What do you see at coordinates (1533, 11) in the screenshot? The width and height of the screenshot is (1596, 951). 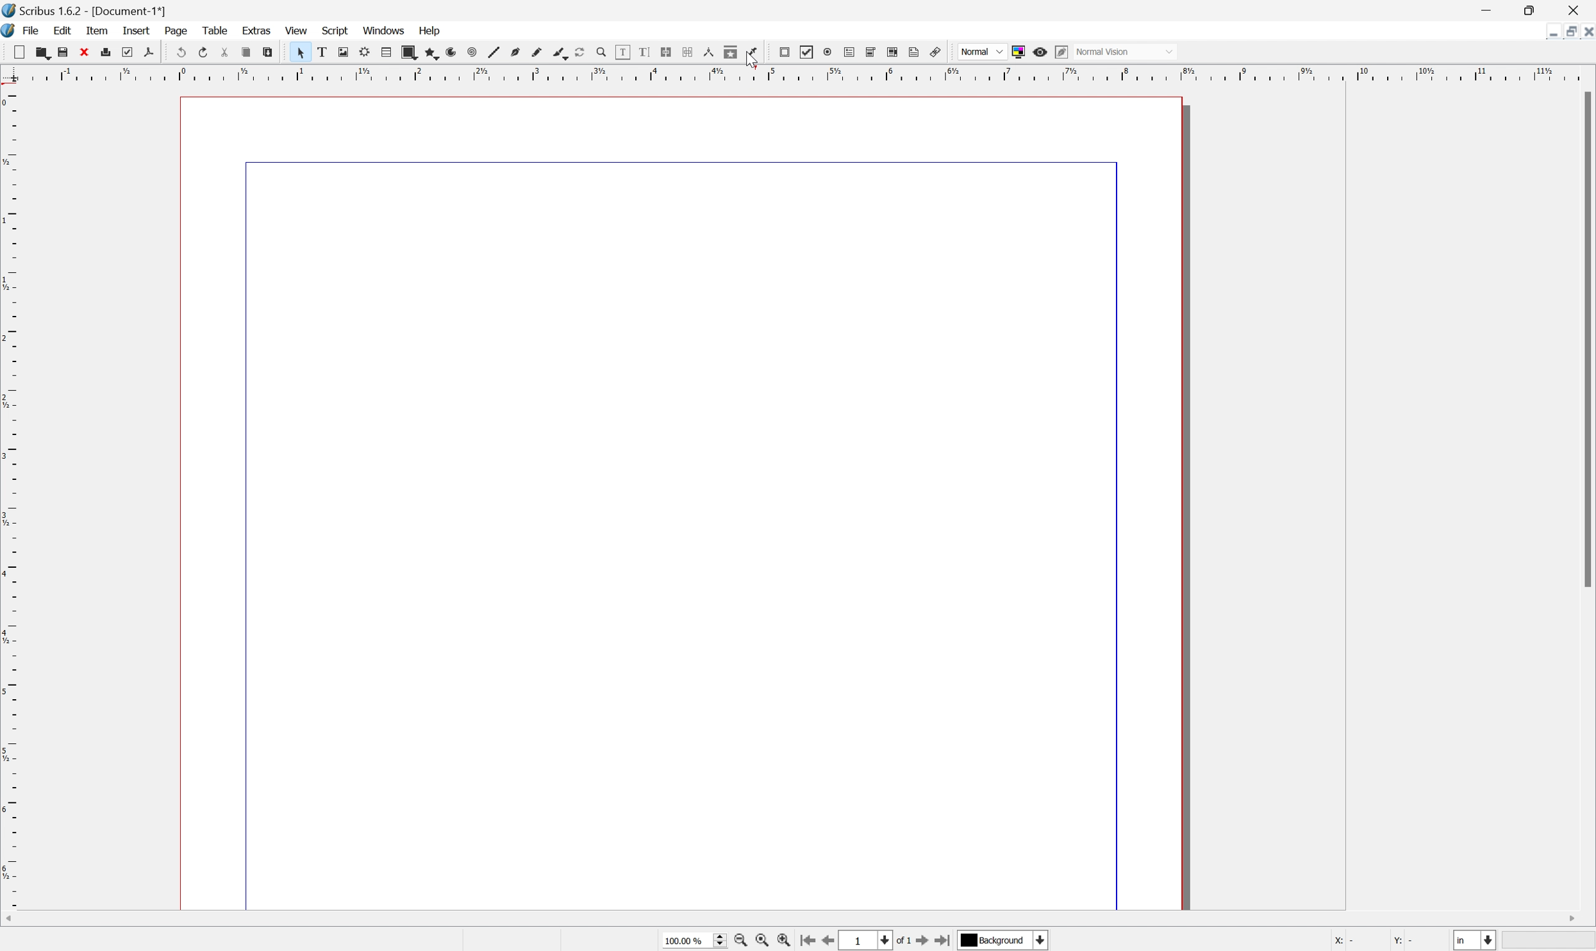 I see `Restore Down` at bounding box center [1533, 11].